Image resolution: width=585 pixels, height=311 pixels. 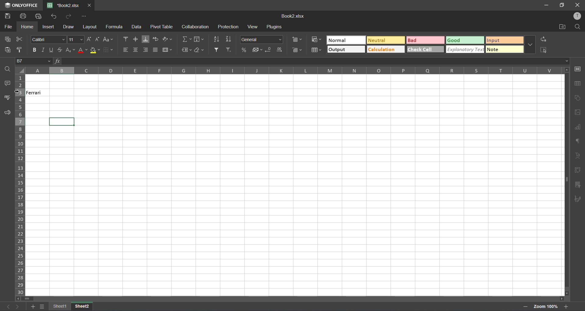 I want to click on input, so click(x=504, y=41).